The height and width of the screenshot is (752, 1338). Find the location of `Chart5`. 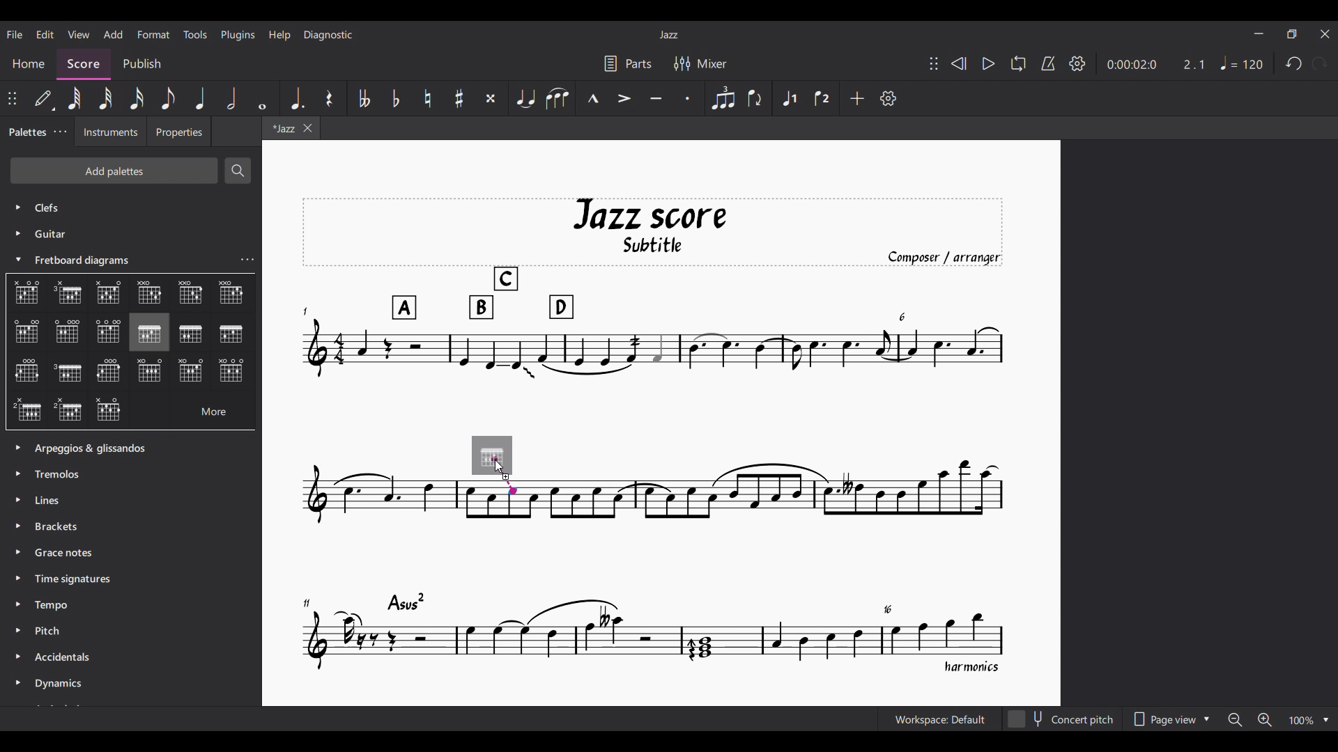

Chart5 is located at coordinates (191, 295).